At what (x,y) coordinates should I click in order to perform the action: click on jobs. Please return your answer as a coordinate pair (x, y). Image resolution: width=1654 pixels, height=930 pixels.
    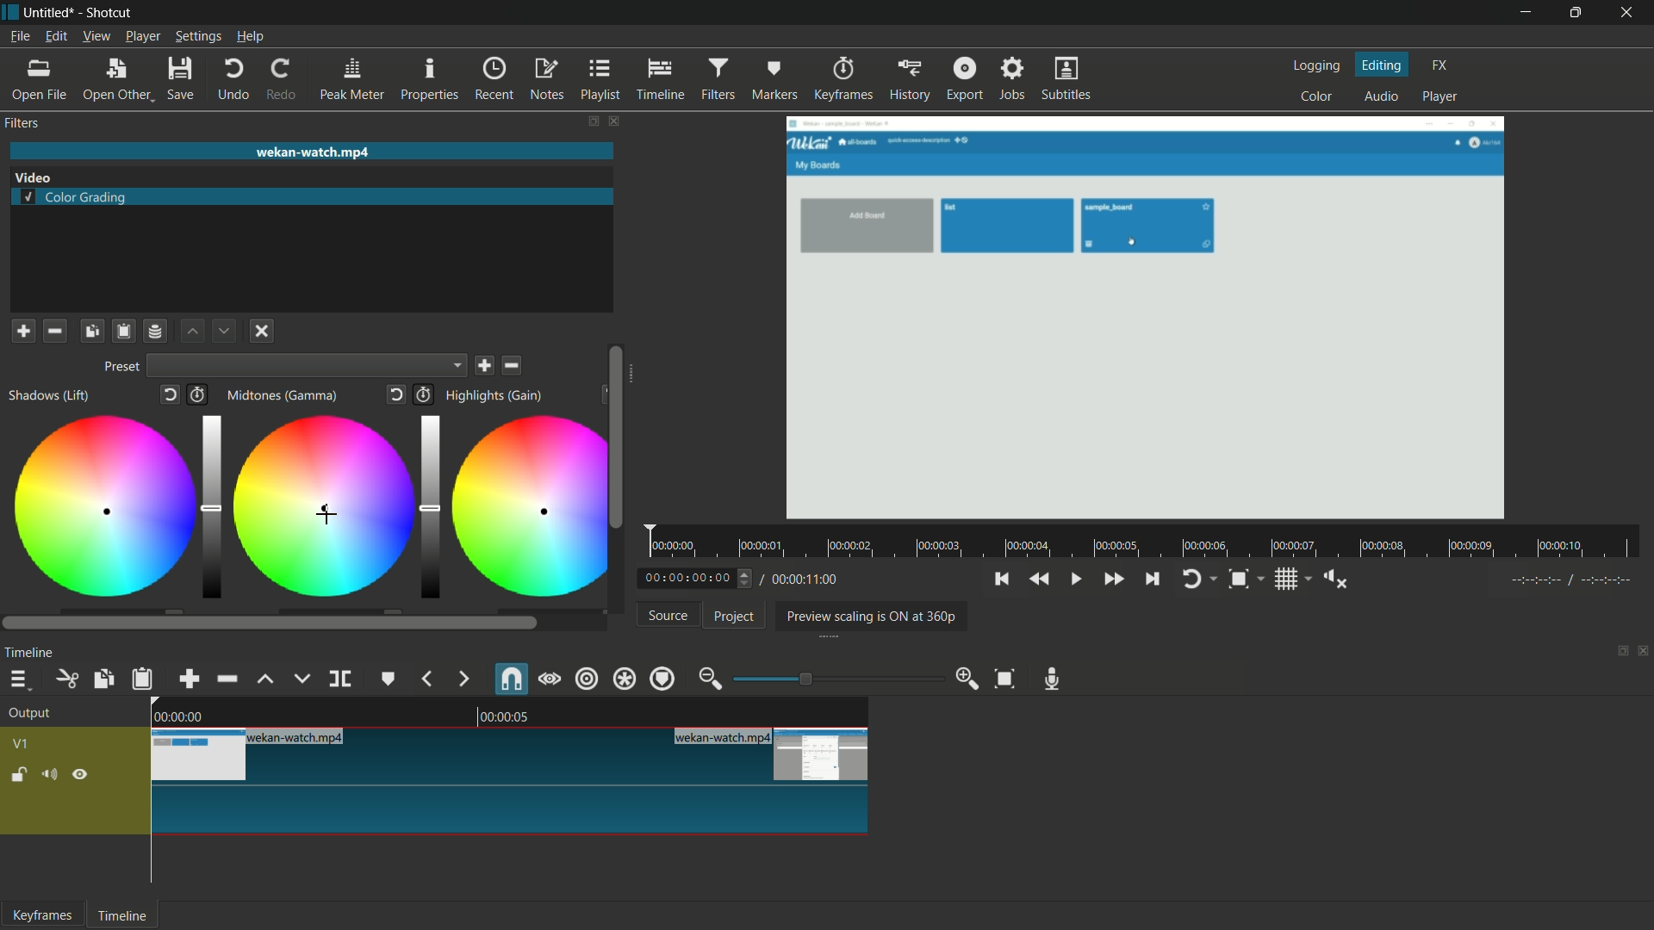
    Looking at the image, I should click on (1014, 79).